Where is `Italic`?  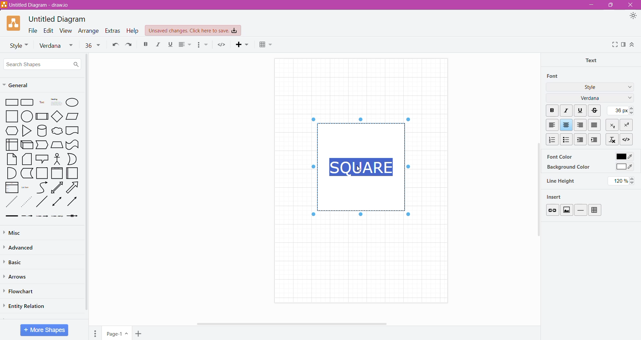 Italic is located at coordinates (157, 44).